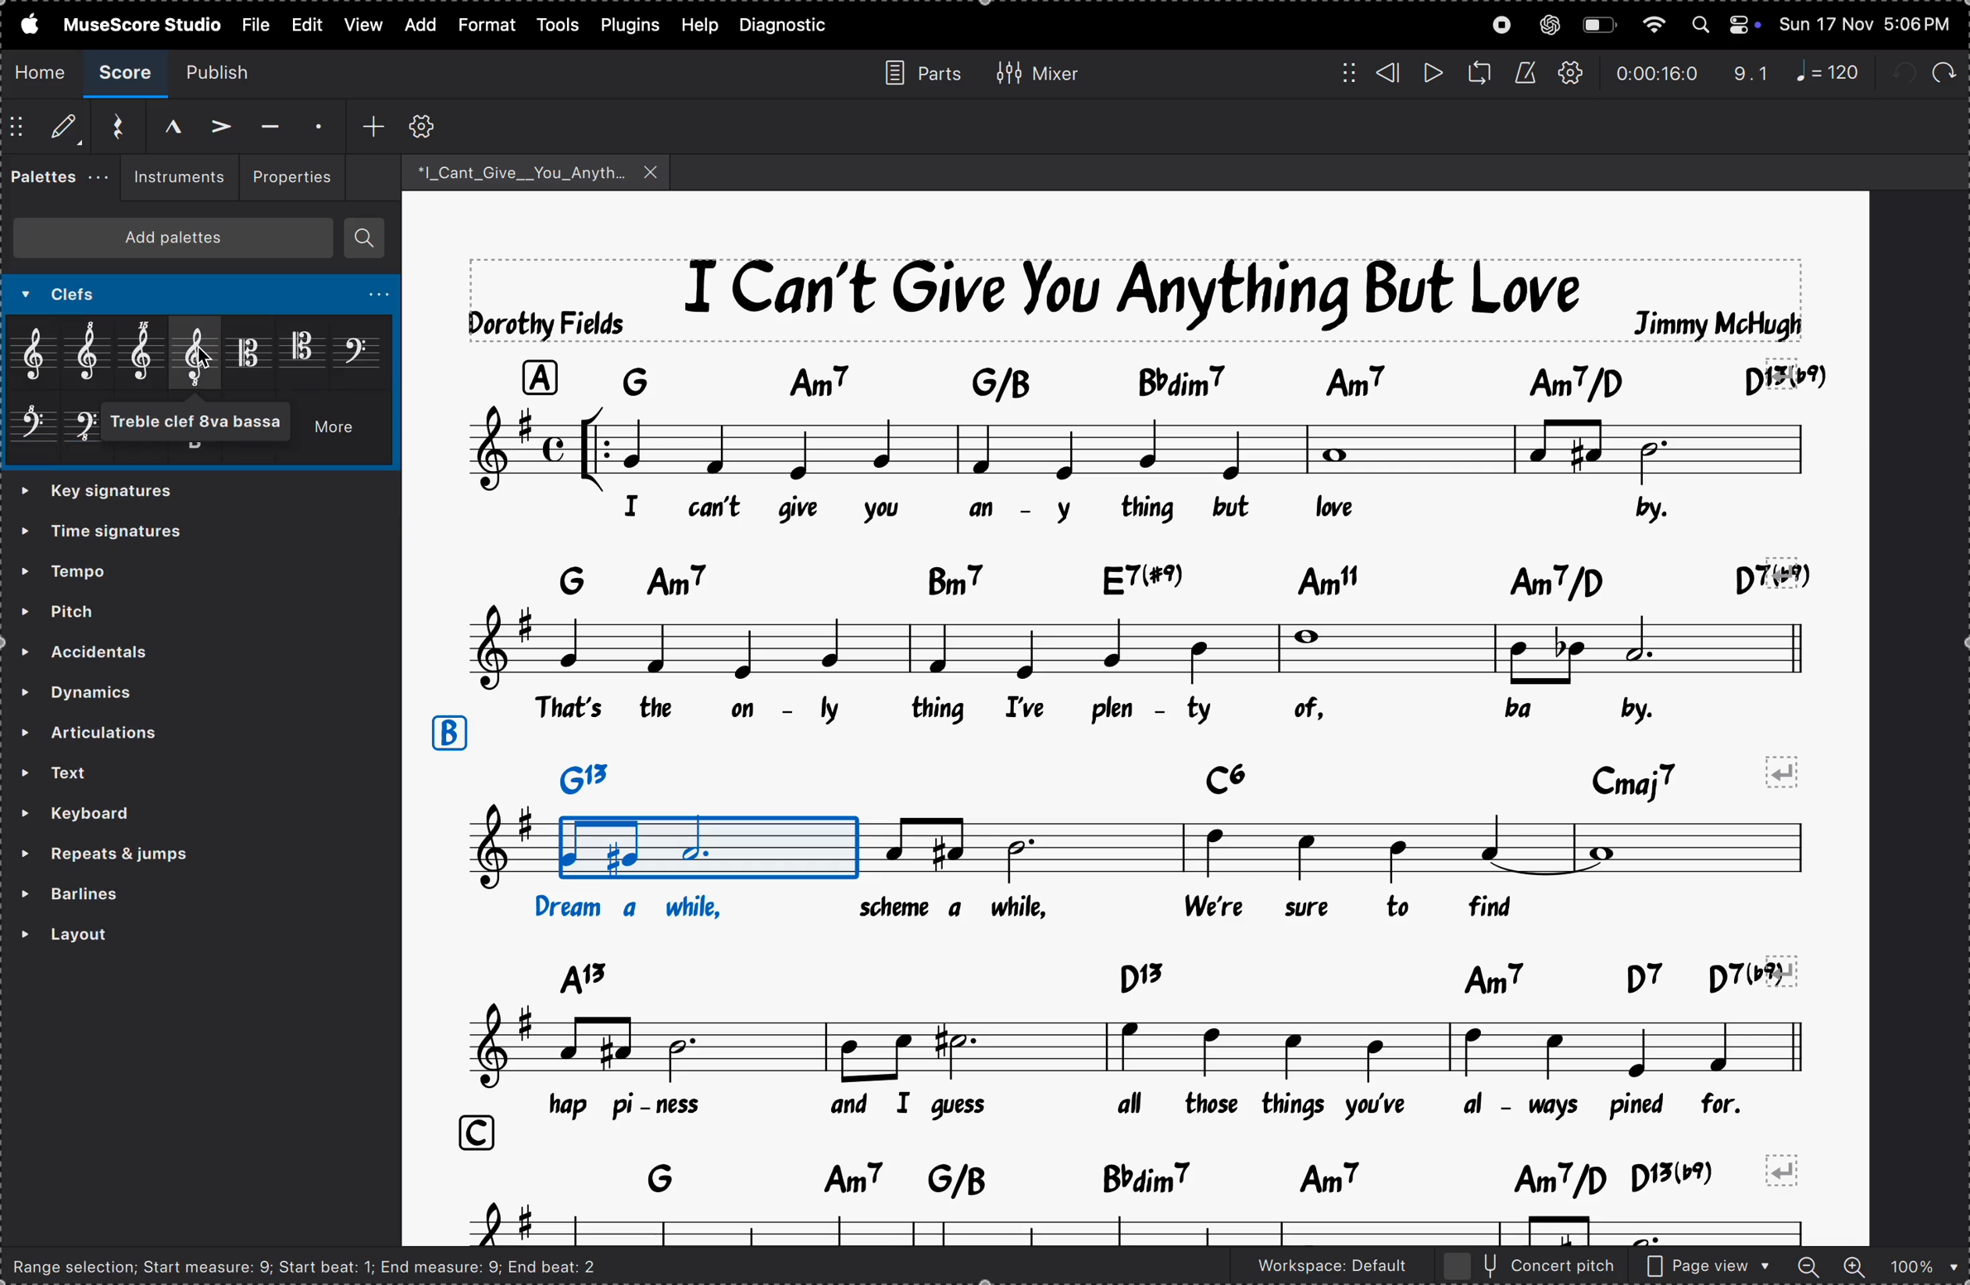  I want to click on view, so click(305, 24).